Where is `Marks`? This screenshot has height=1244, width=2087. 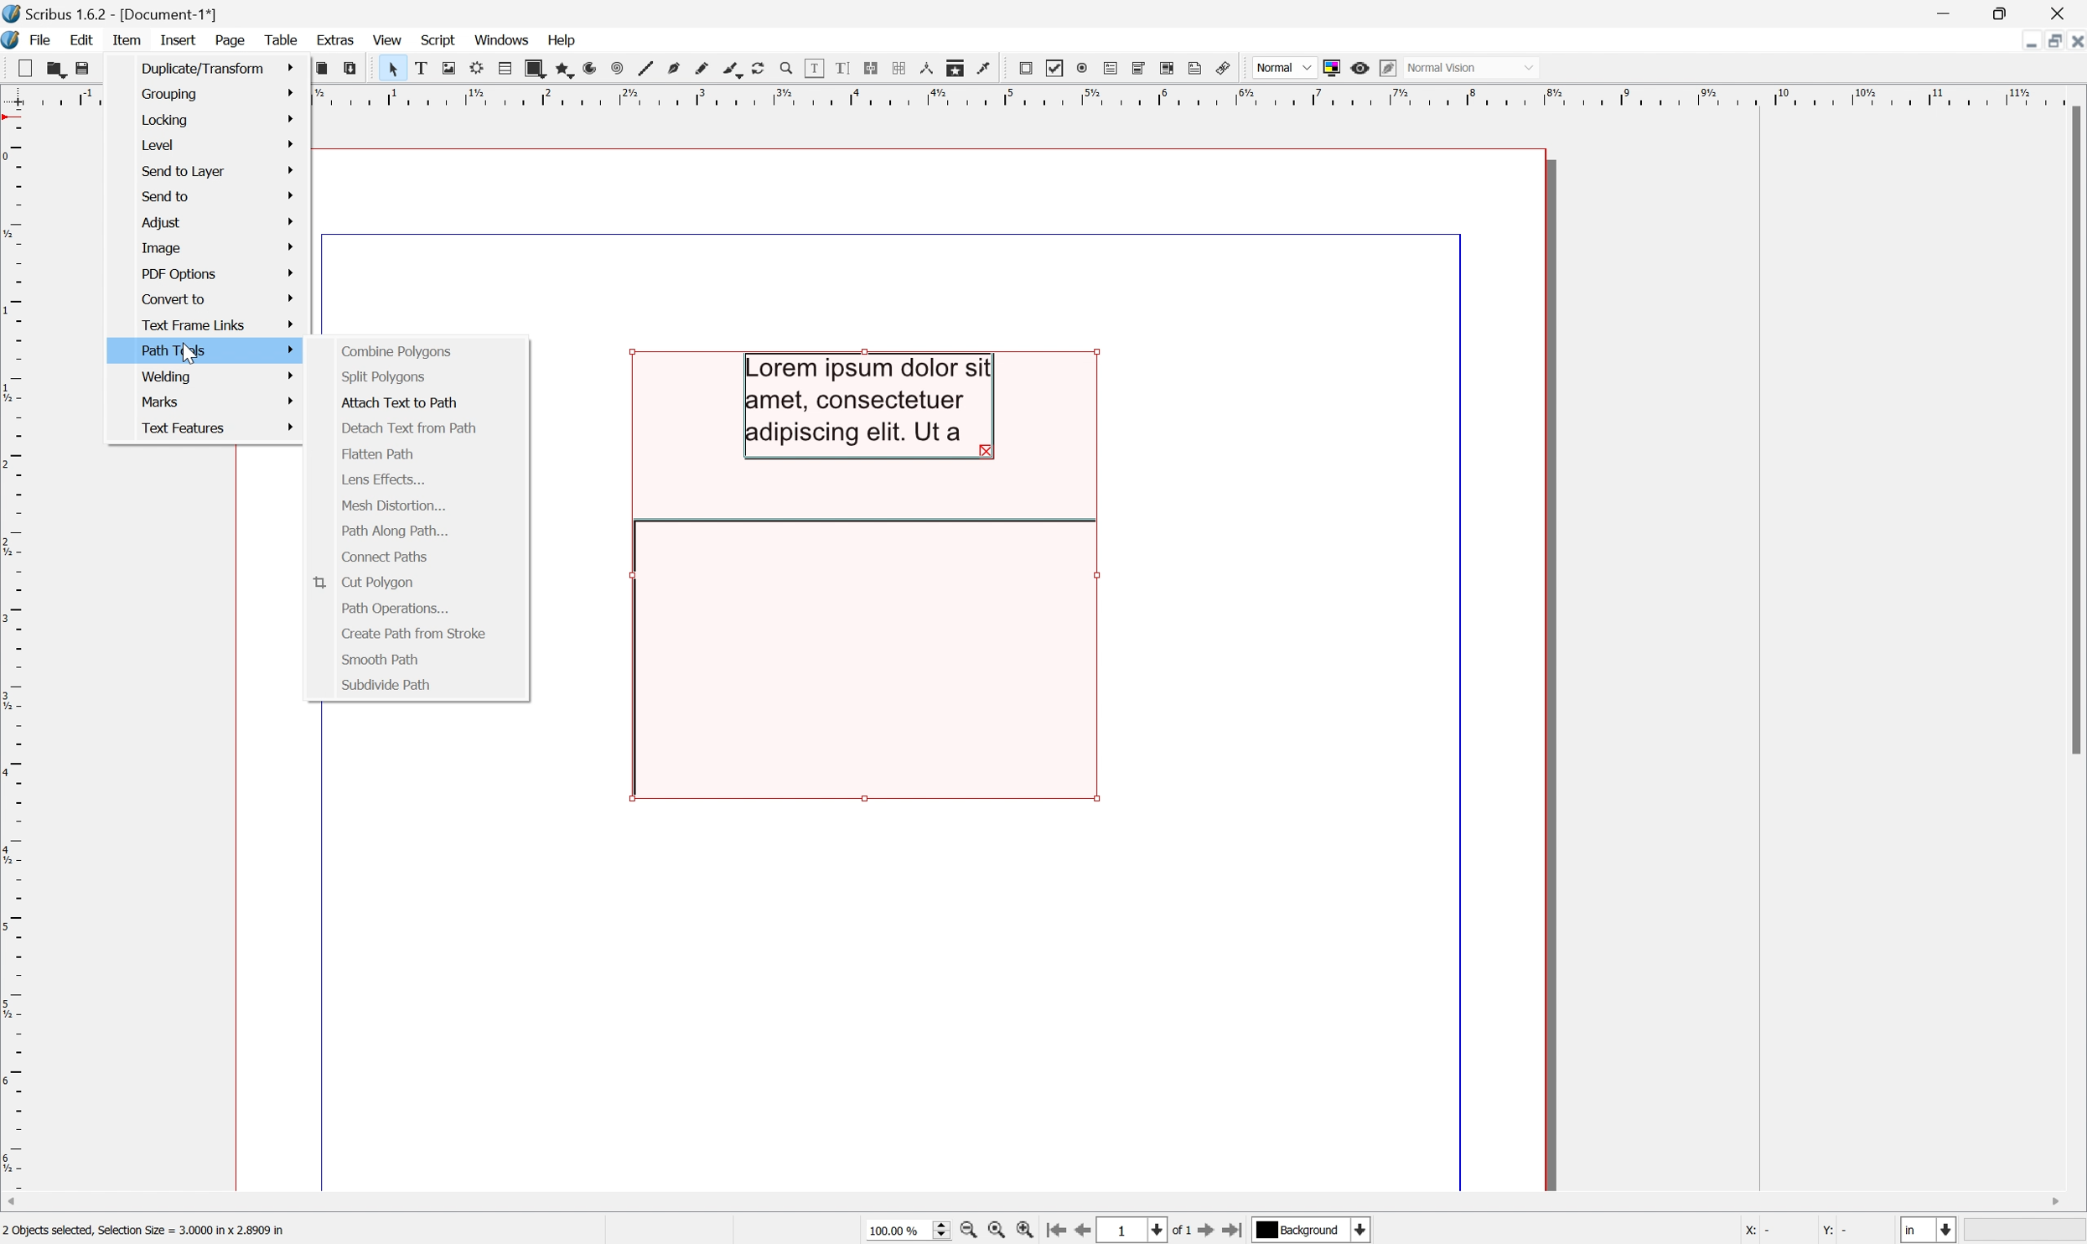
Marks is located at coordinates (220, 401).